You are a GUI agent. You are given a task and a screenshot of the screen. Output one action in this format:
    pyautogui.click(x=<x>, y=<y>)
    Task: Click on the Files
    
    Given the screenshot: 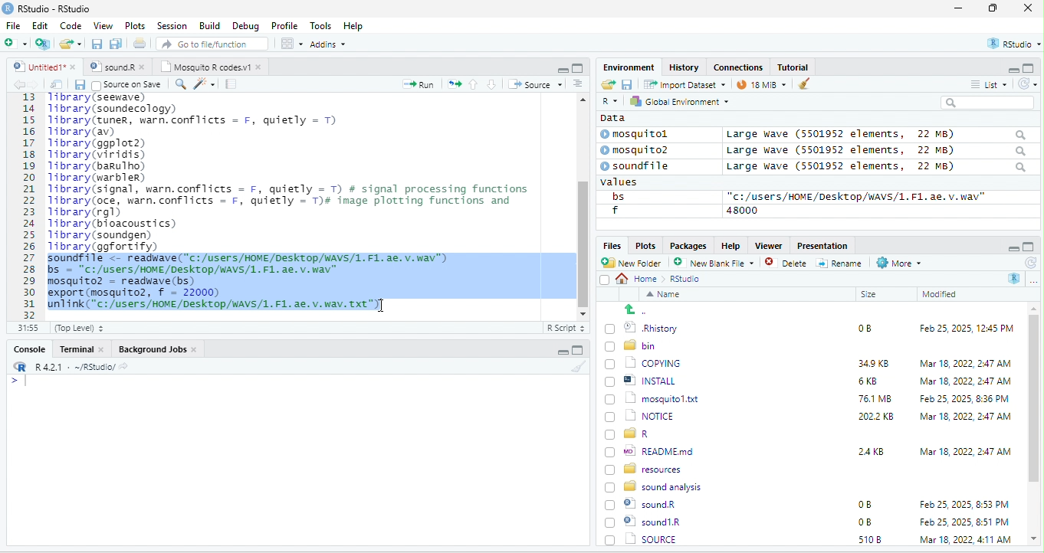 What is the action you would take?
    pyautogui.click(x=609, y=245)
    